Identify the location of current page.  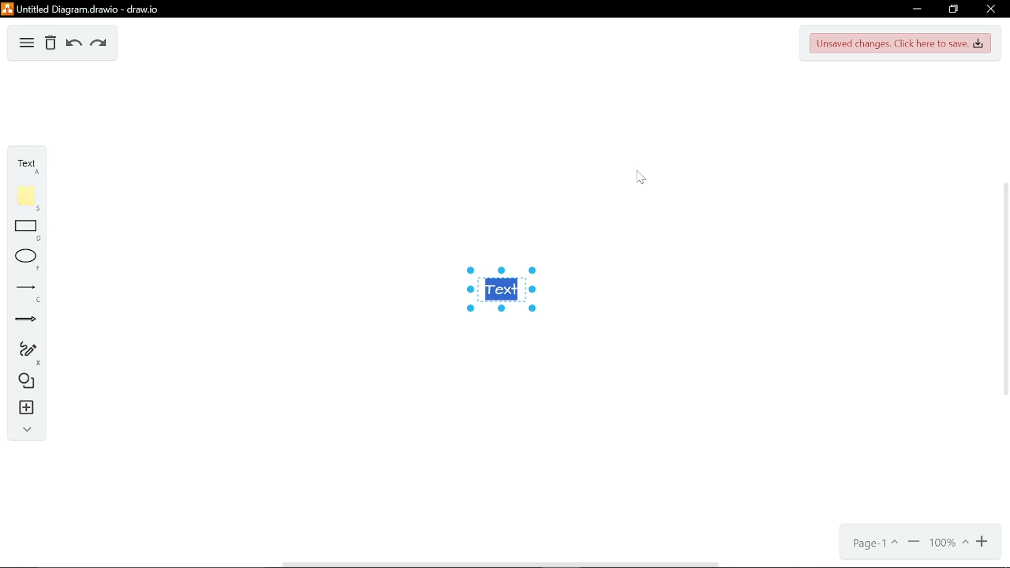
(875, 544).